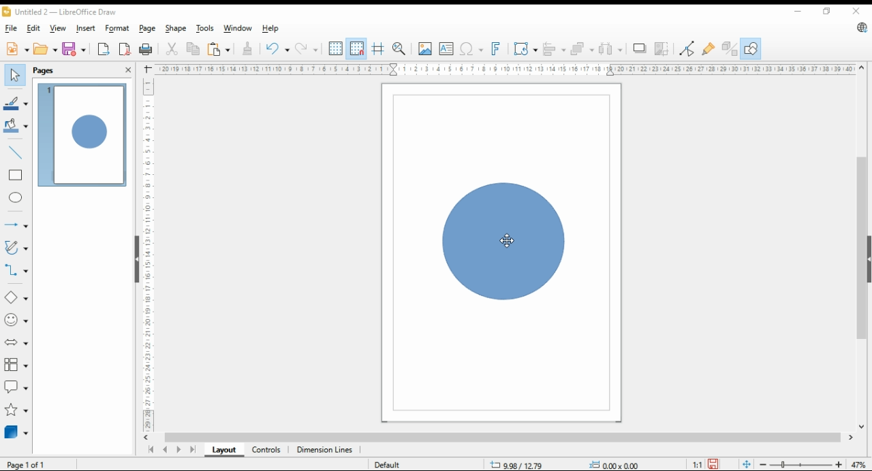 The image size is (872, 471). What do you see at coordinates (495, 438) in the screenshot?
I see `scroll bar` at bounding box center [495, 438].